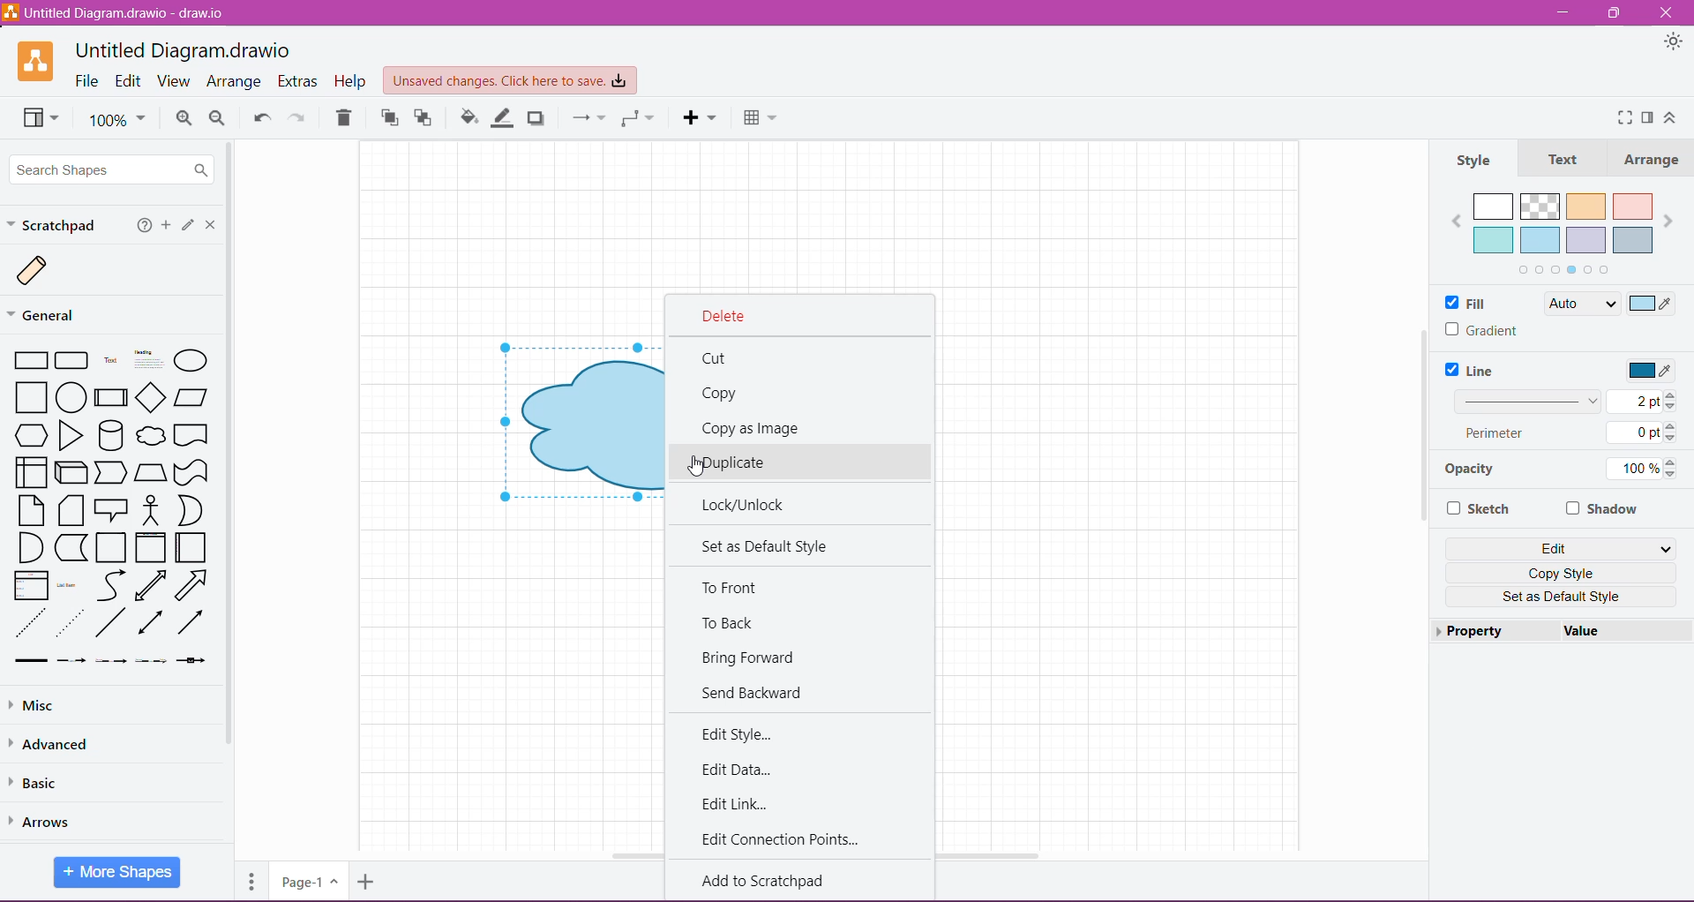 Image resolution: width=1694 pixels, height=902 pixels. I want to click on Available Shapes, so click(116, 509).